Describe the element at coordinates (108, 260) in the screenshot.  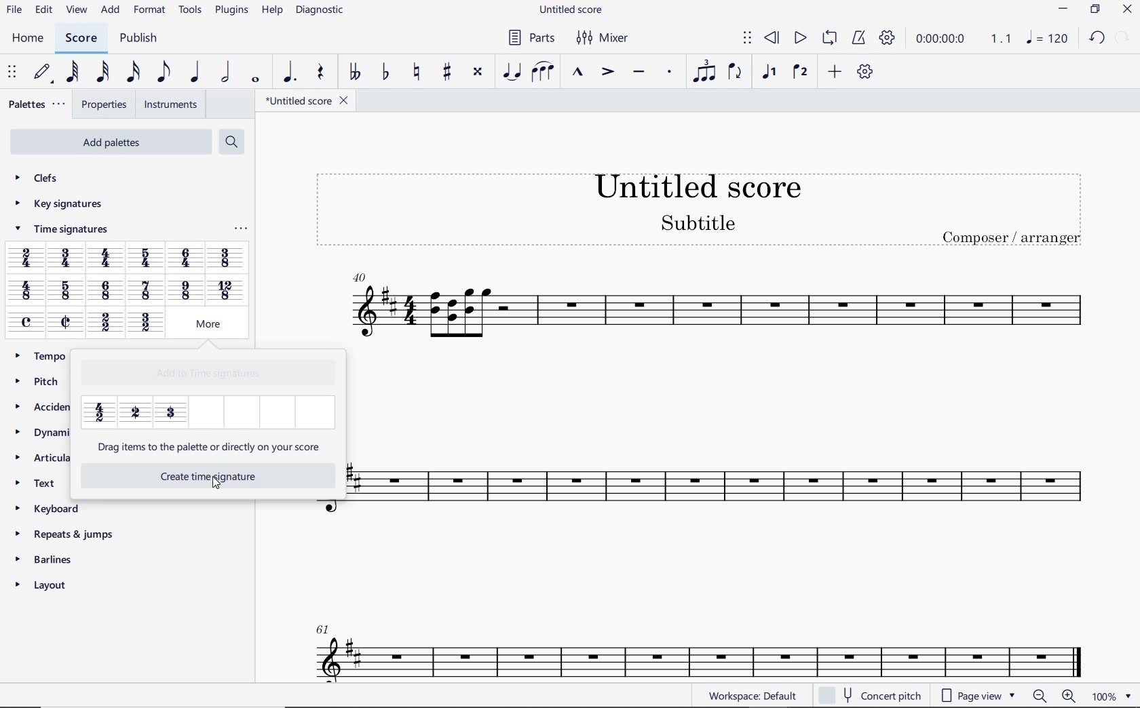
I see `4/4` at that location.